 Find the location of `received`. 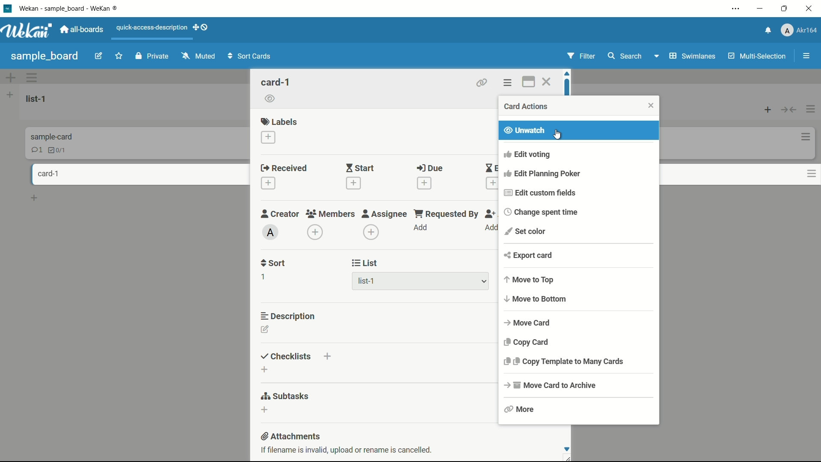

received is located at coordinates (284, 168).